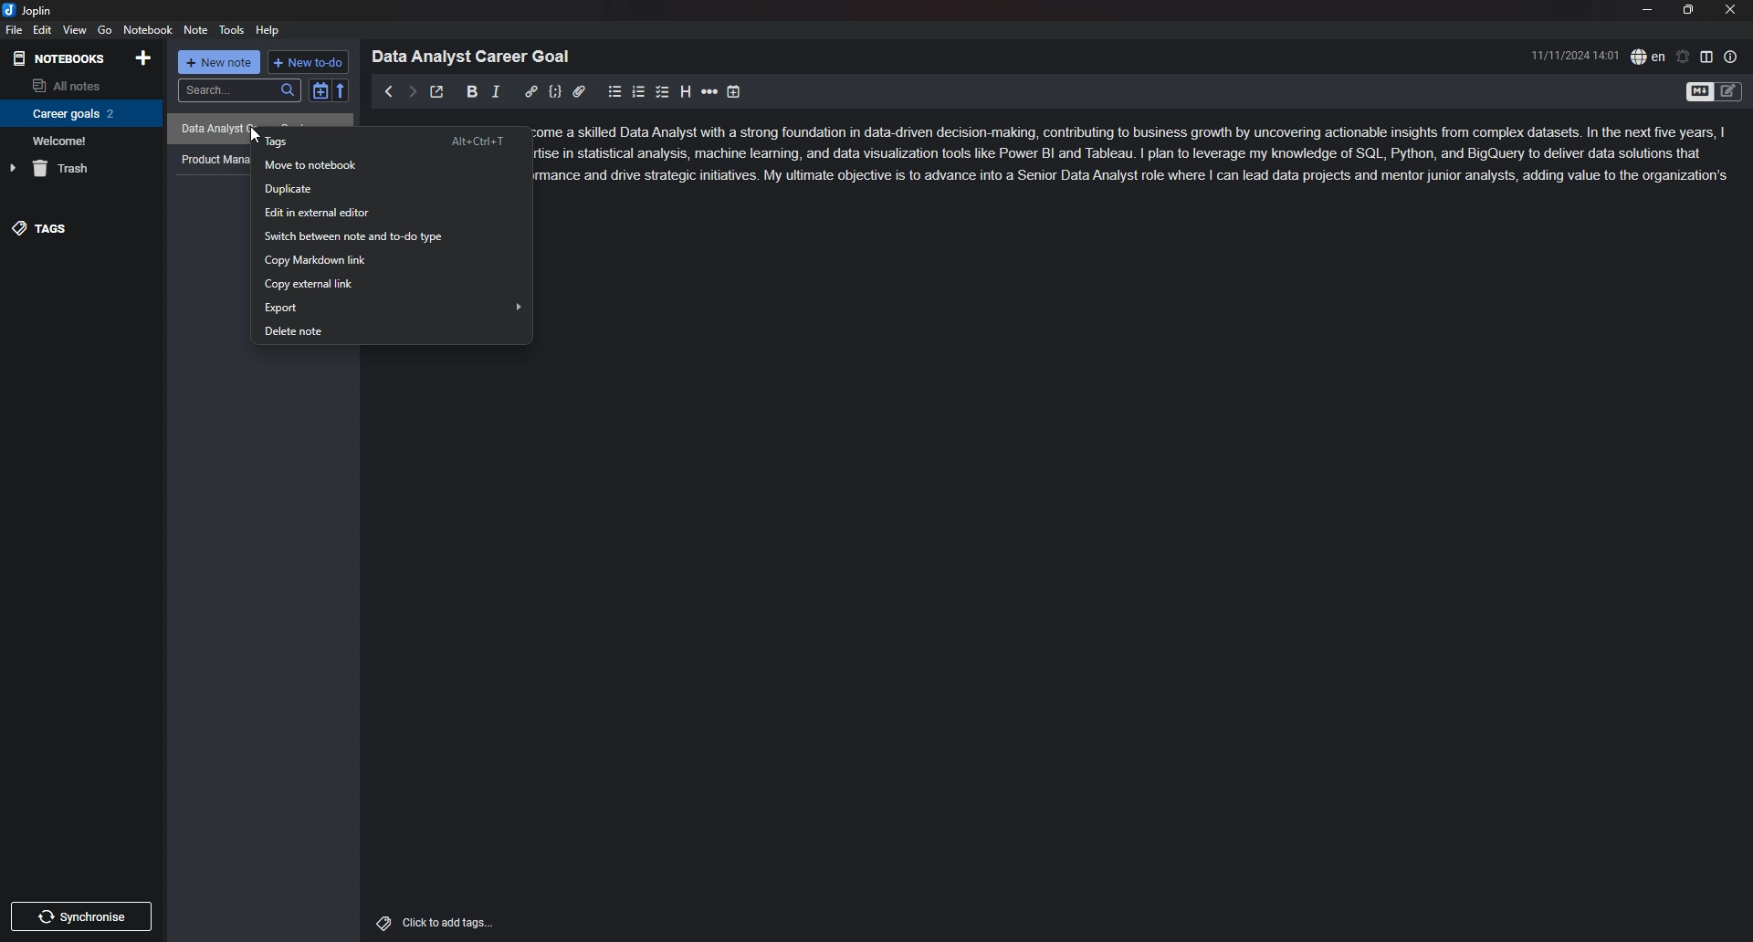 The image size is (1753, 942). What do you see at coordinates (232, 30) in the screenshot?
I see `tools` at bounding box center [232, 30].